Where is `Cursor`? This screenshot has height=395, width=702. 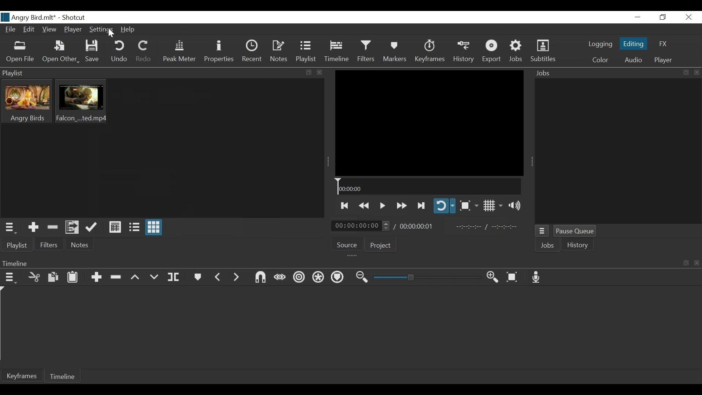
Cursor is located at coordinates (111, 34).